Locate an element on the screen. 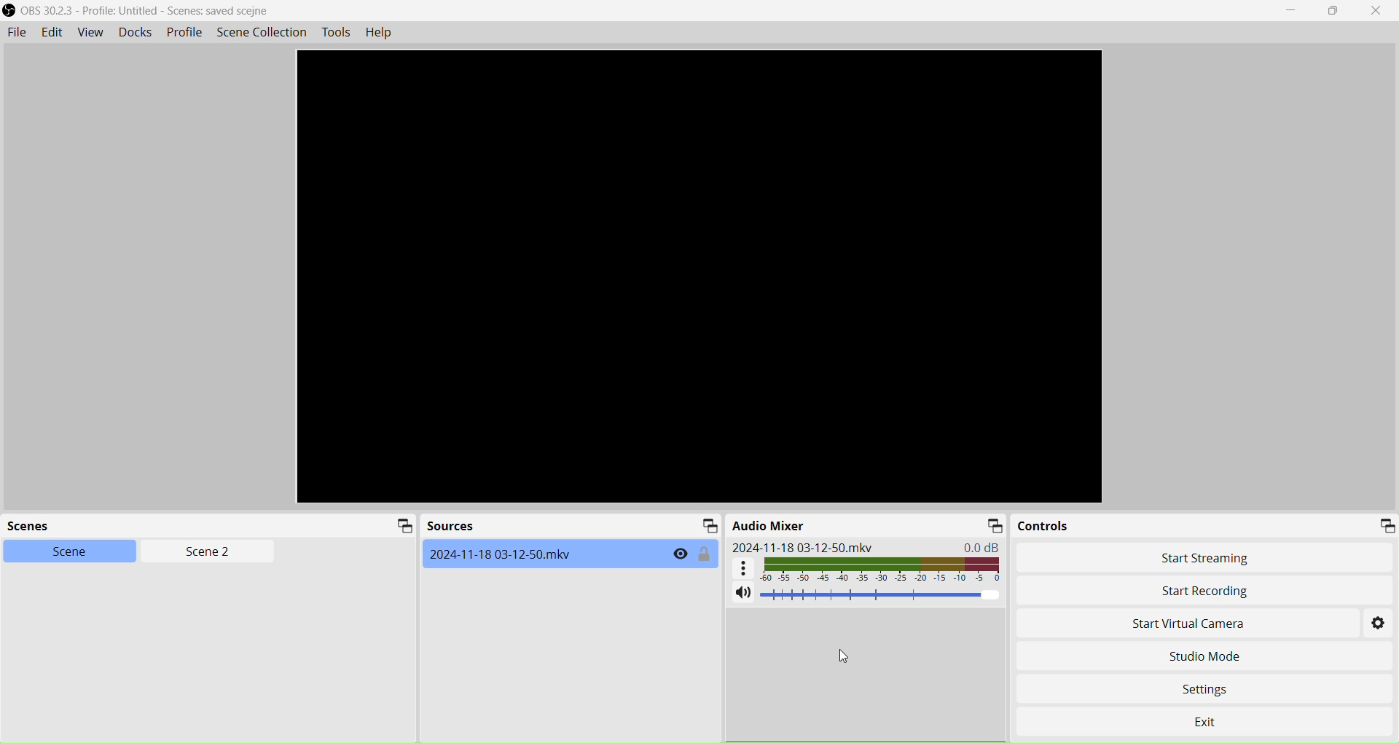  Box is located at coordinates (1336, 11).